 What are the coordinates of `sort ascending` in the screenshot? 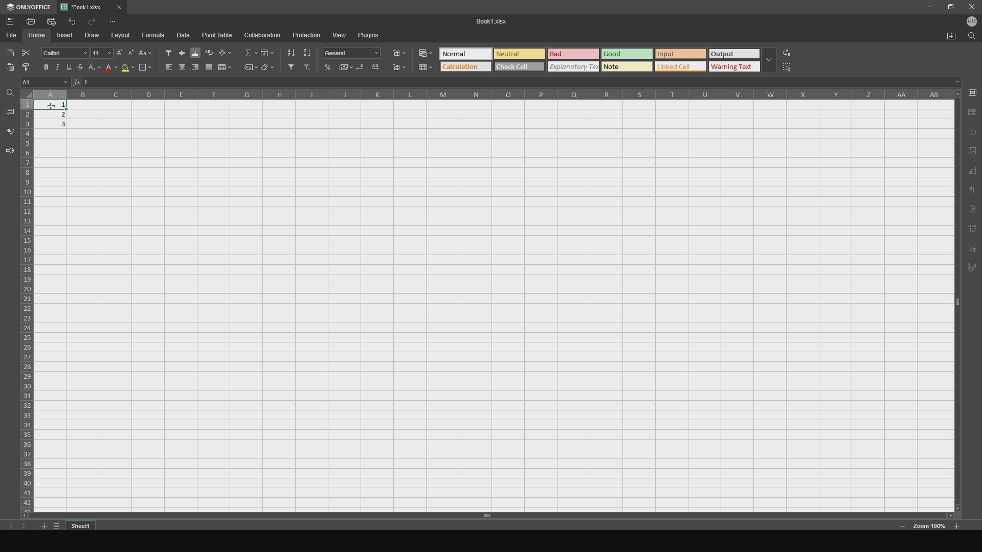 It's located at (289, 51).